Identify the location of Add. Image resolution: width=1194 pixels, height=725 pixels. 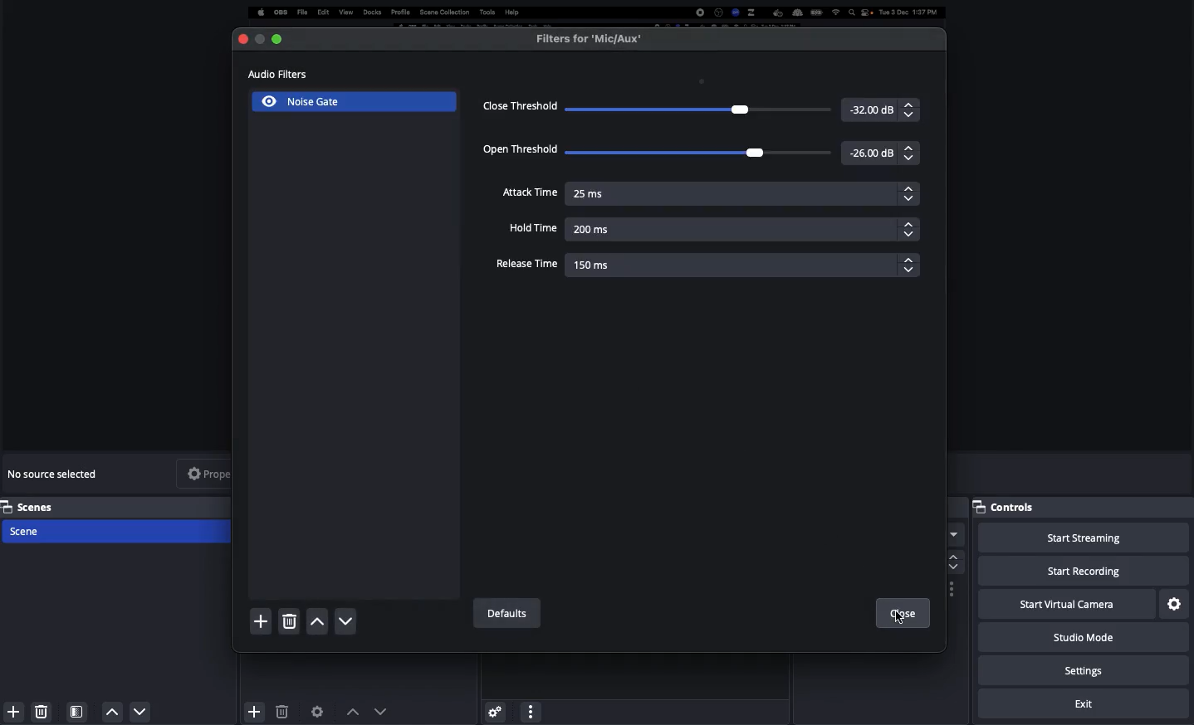
(252, 708).